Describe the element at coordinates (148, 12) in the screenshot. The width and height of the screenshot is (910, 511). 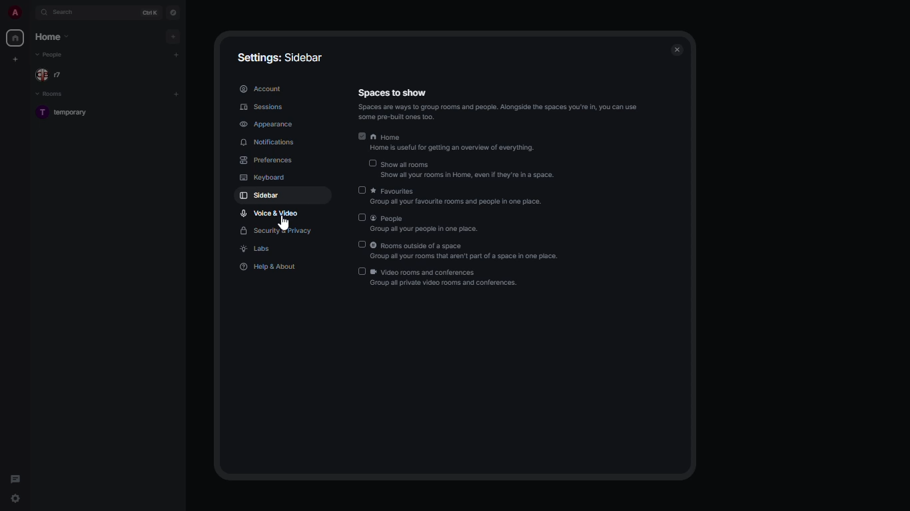
I see `ctrl K` at that location.